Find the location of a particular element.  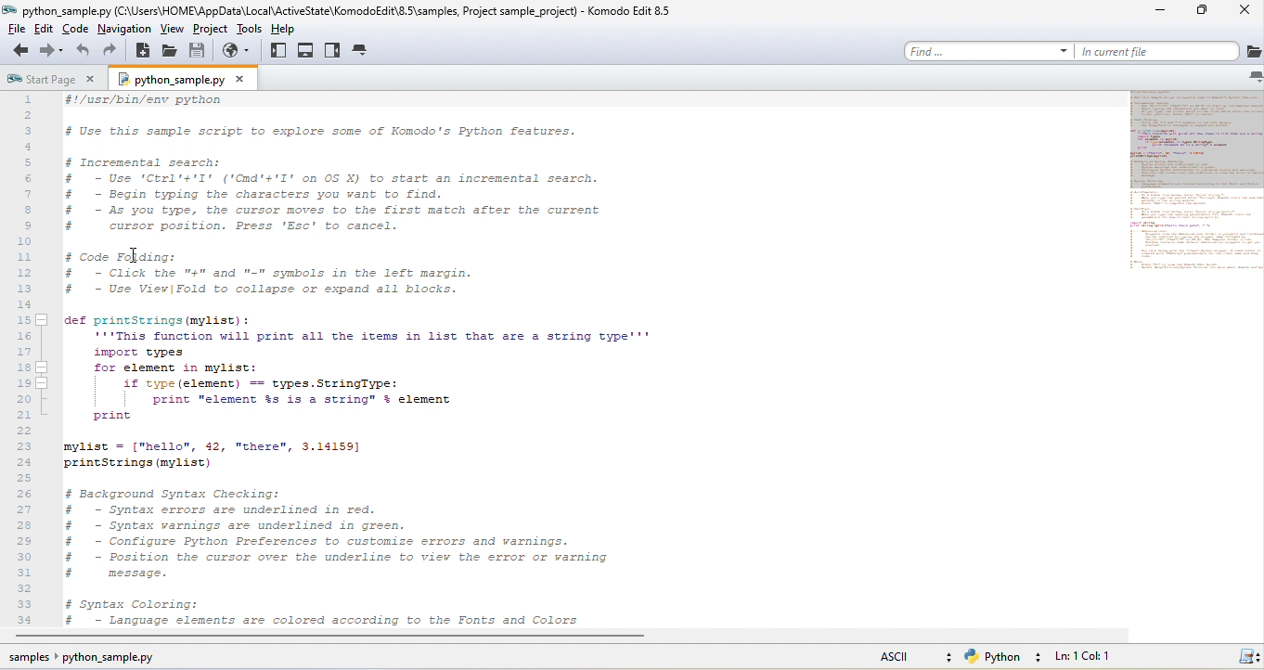

left pane is located at coordinates (277, 54).